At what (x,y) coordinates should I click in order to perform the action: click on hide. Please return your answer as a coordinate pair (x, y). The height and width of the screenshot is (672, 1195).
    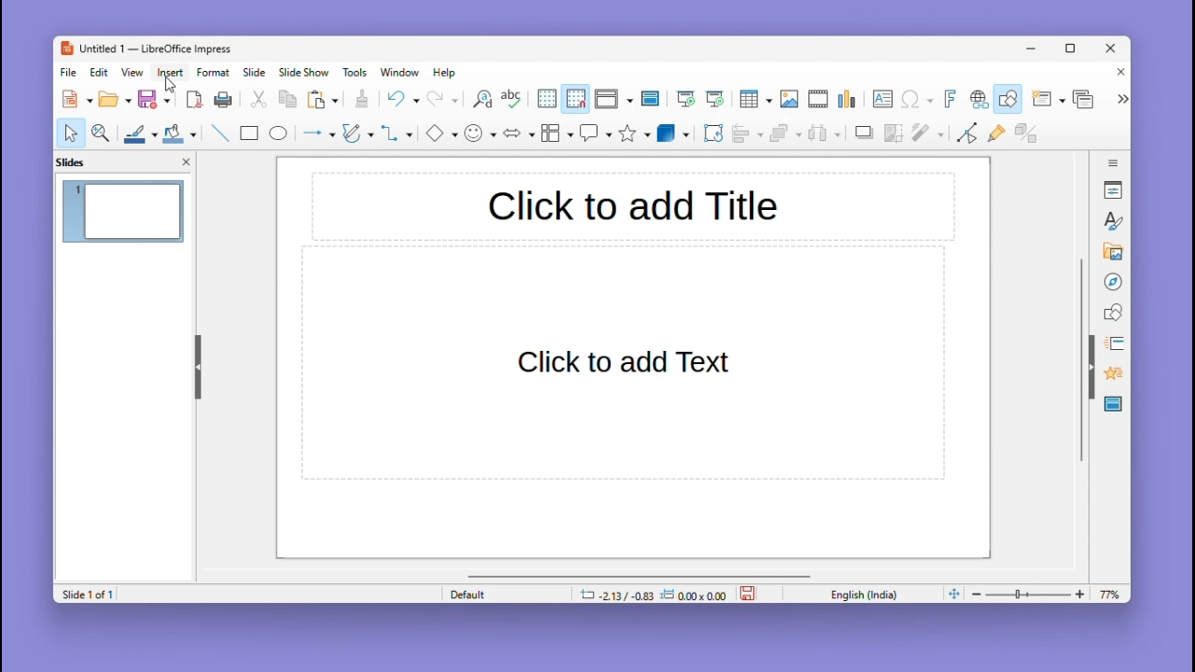
    Looking at the image, I should click on (196, 363).